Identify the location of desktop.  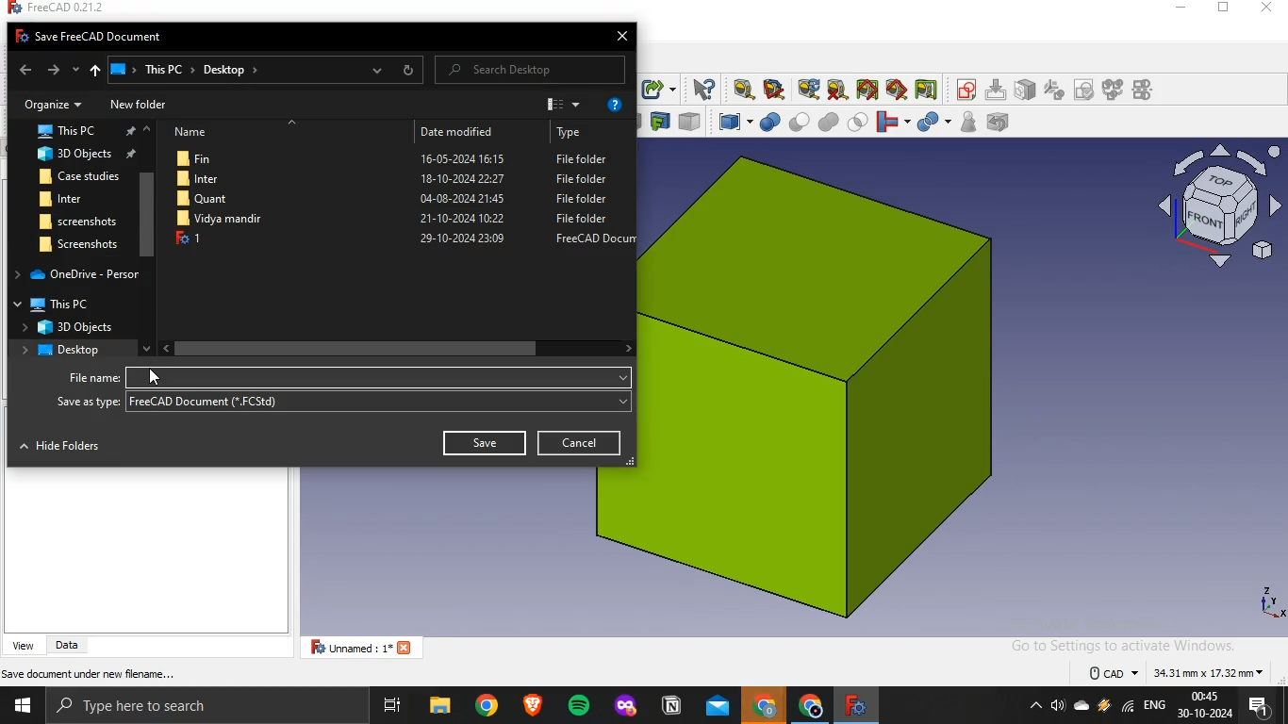
(71, 350).